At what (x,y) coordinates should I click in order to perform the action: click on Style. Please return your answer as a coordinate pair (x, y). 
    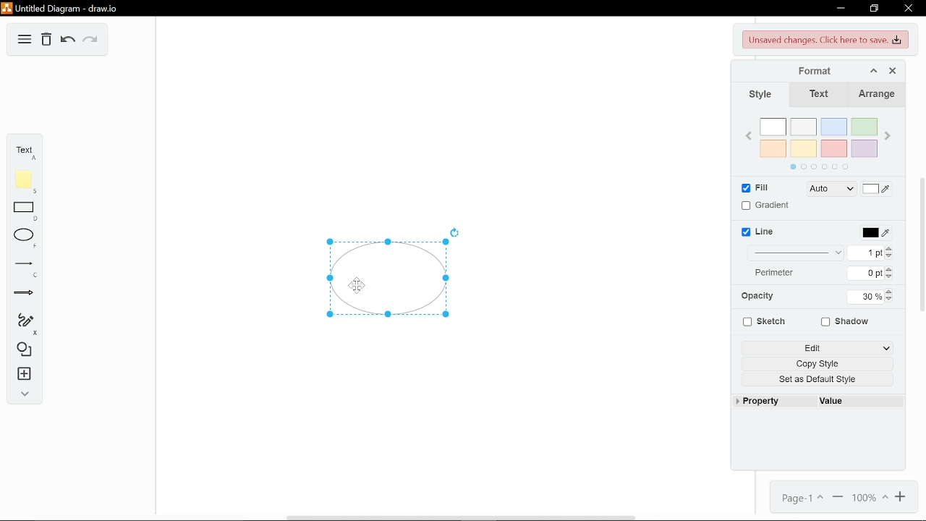
    Looking at the image, I should click on (759, 96).